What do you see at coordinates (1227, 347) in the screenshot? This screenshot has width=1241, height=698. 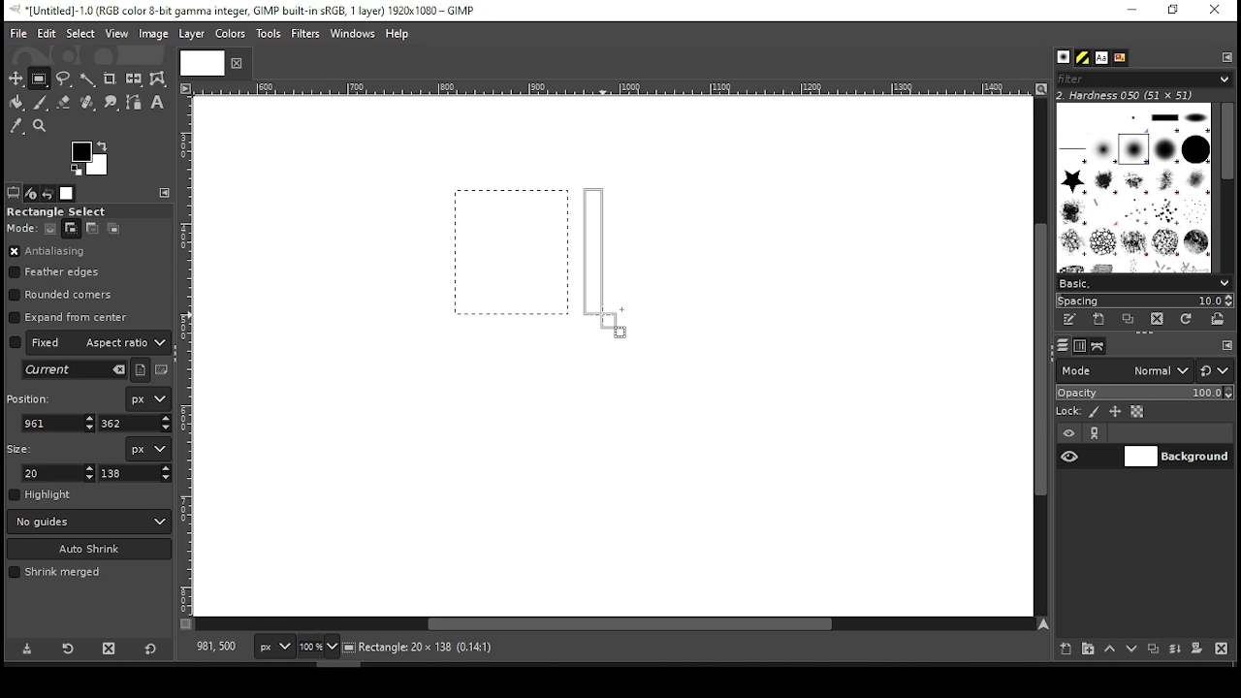 I see `configure this tab` at bounding box center [1227, 347].